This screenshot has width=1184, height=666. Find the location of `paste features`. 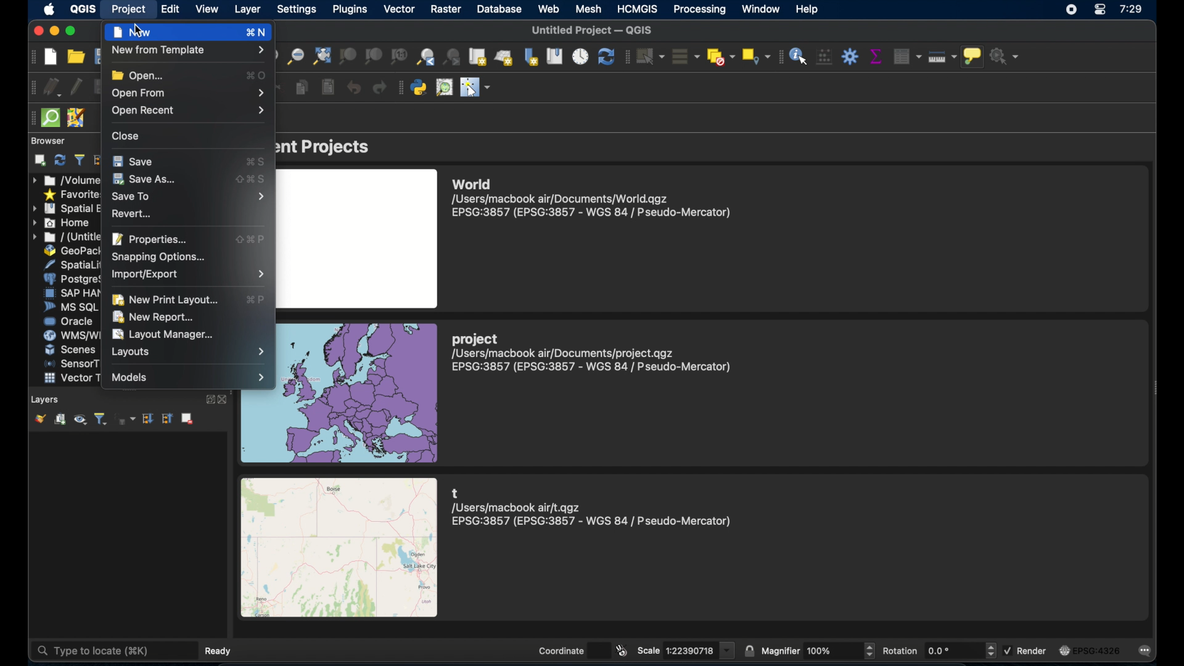

paste features is located at coordinates (328, 88).